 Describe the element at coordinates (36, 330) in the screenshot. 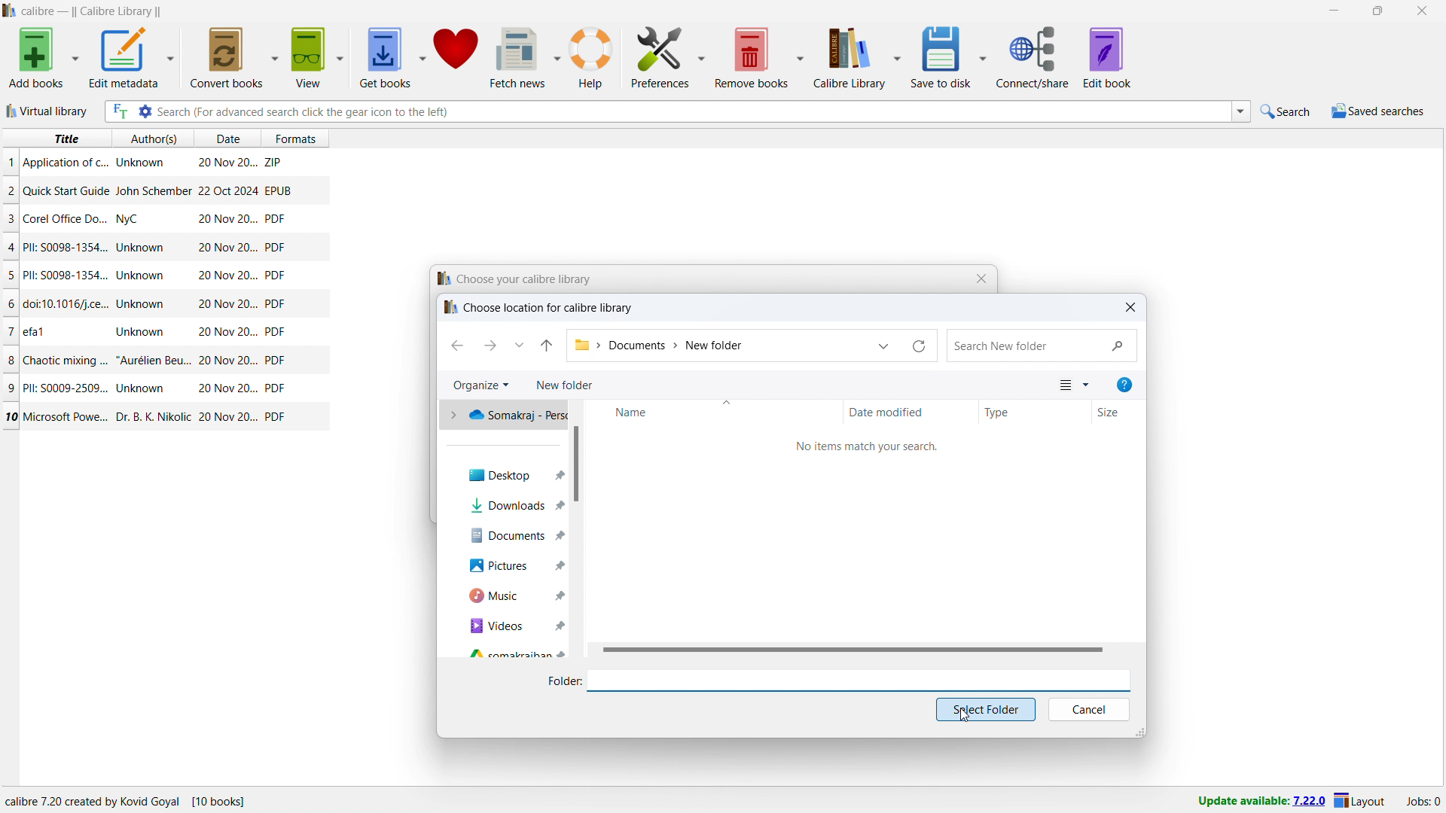

I see `Title` at that location.